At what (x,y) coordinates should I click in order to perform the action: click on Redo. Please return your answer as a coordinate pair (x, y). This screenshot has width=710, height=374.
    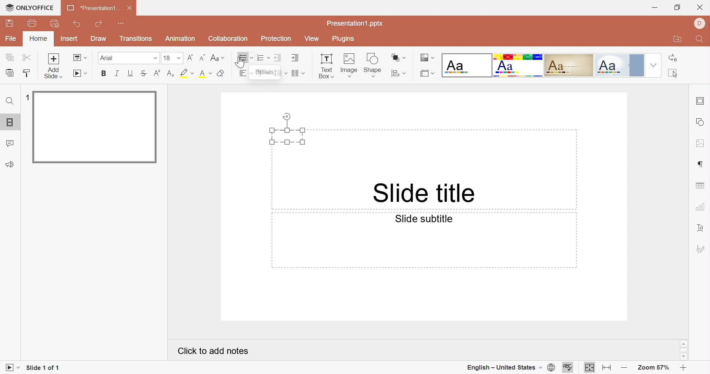
    Looking at the image, I should click on (99, 24).